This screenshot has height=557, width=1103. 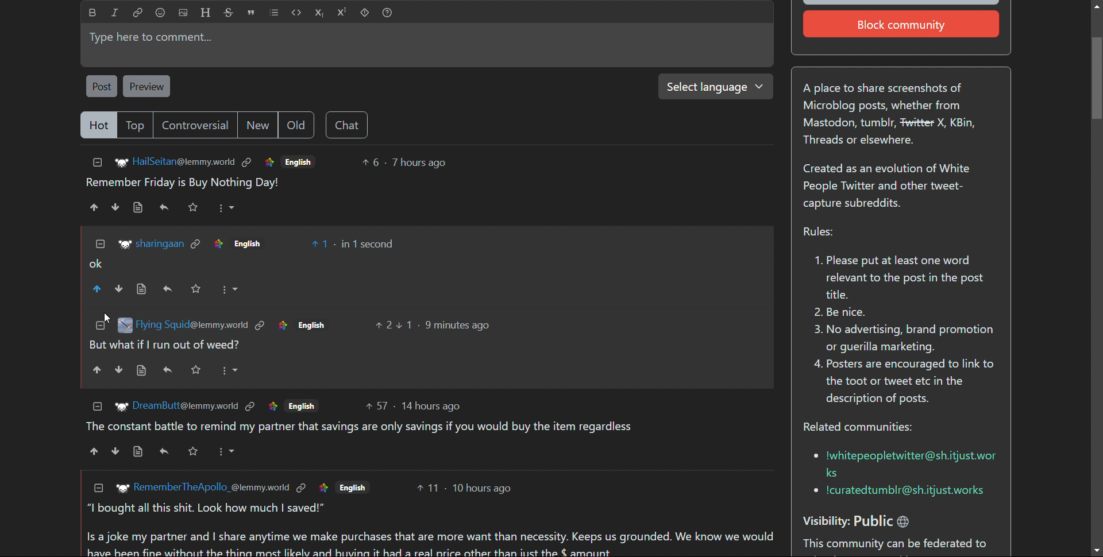 I want to click on subscript, so click(x=319, y=13).